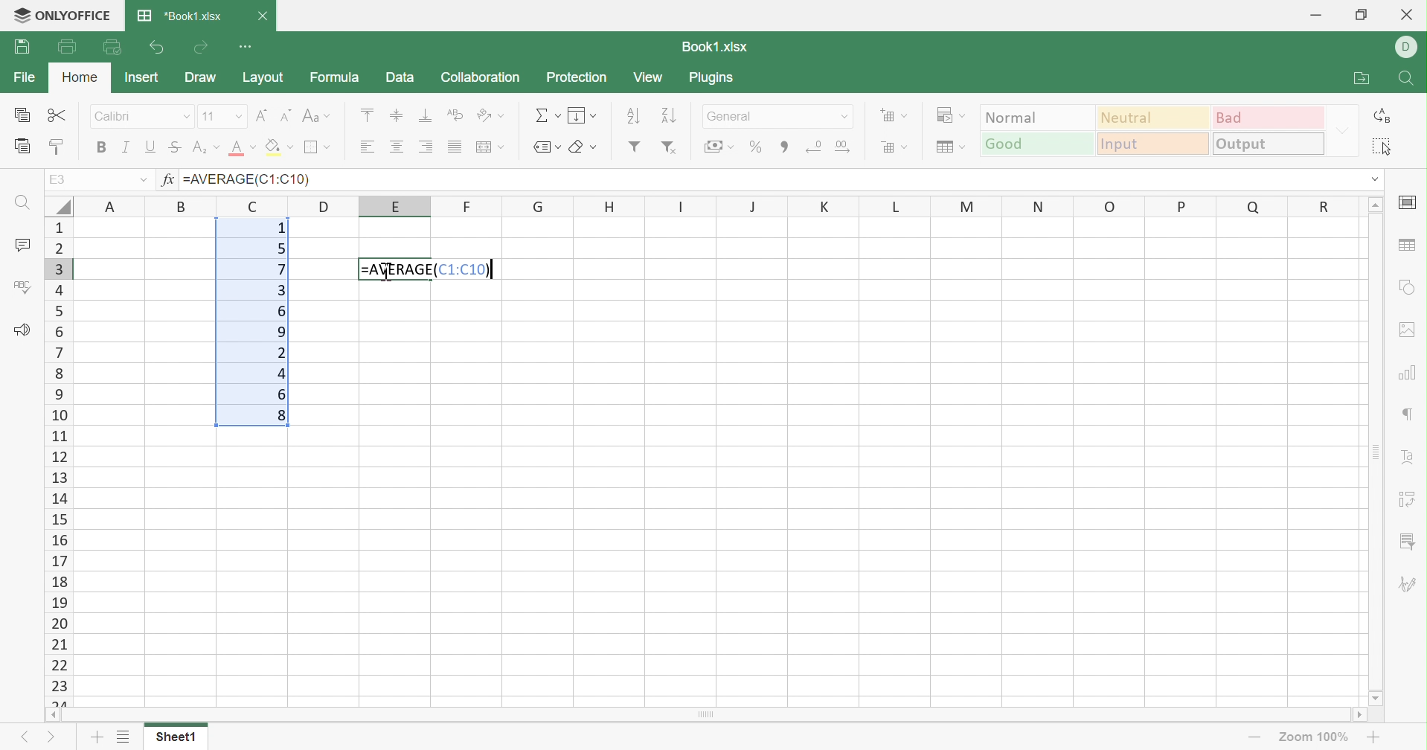 The image size is (1427, 750). I want to click on chart settings, so click(1410, 374).